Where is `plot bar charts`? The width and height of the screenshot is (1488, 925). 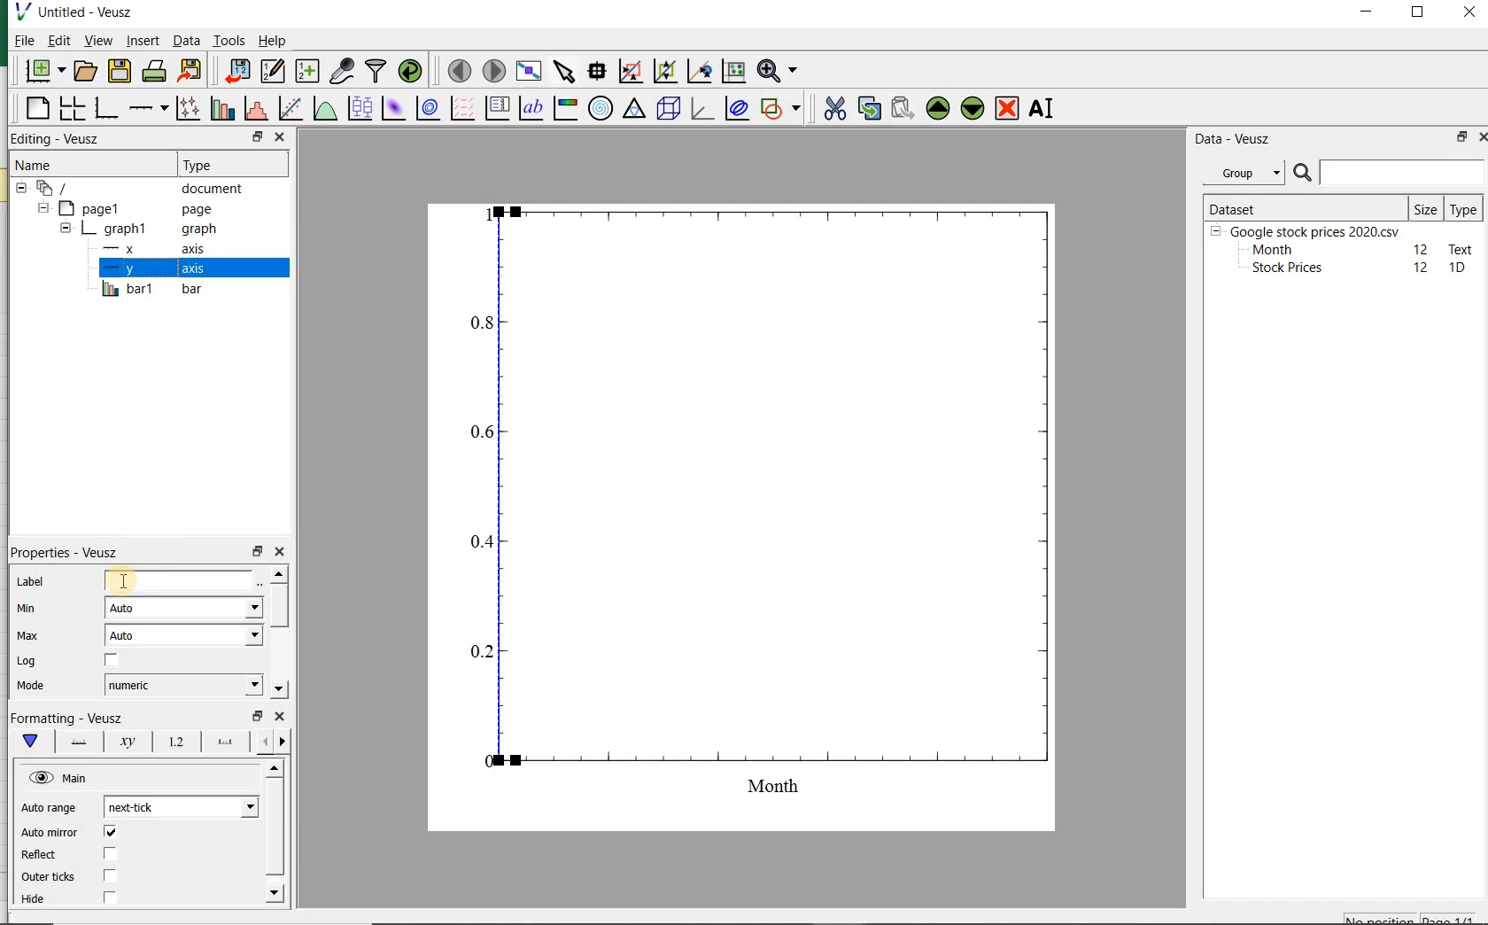
plot bar charts is located at coordinates (220, 110).